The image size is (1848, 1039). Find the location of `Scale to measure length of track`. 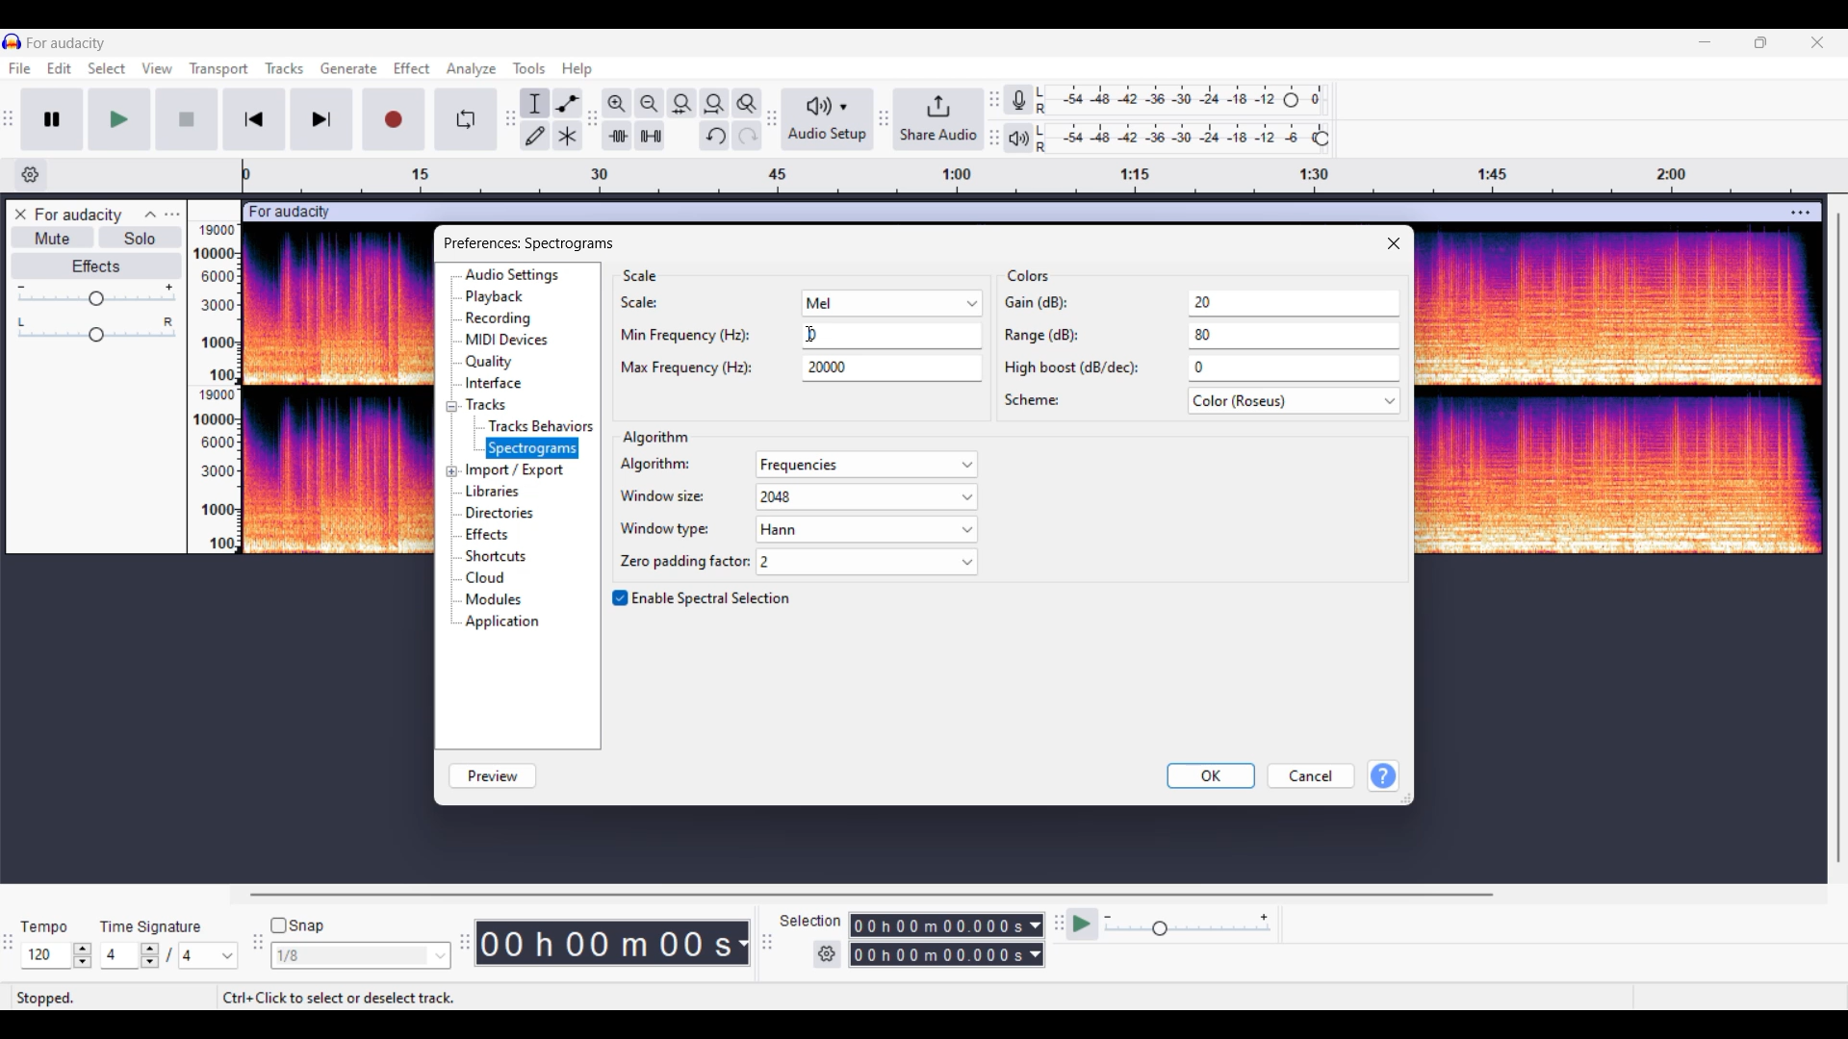

Scale to measure length of track is located at coordinates (1036, 176).